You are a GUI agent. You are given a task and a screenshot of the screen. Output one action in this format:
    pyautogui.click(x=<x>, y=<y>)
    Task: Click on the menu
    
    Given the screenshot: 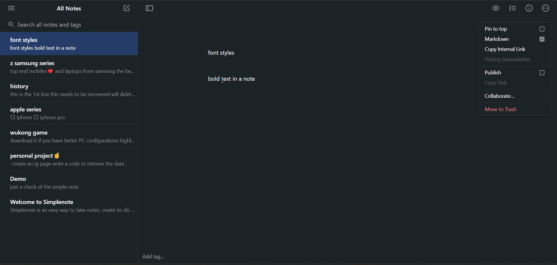 What is the action you would take?
    pyautogui.click(x=12, y=8)
    